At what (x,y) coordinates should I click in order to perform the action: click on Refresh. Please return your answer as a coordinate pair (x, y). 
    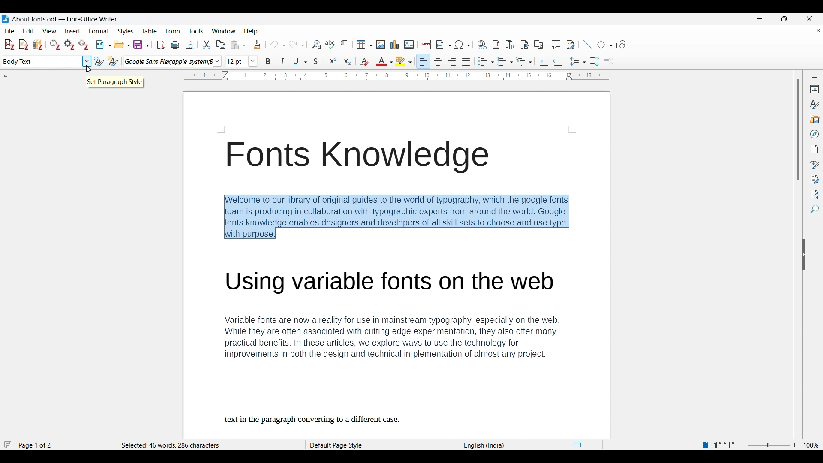
    Looking at the image, I should click on (55, 45).